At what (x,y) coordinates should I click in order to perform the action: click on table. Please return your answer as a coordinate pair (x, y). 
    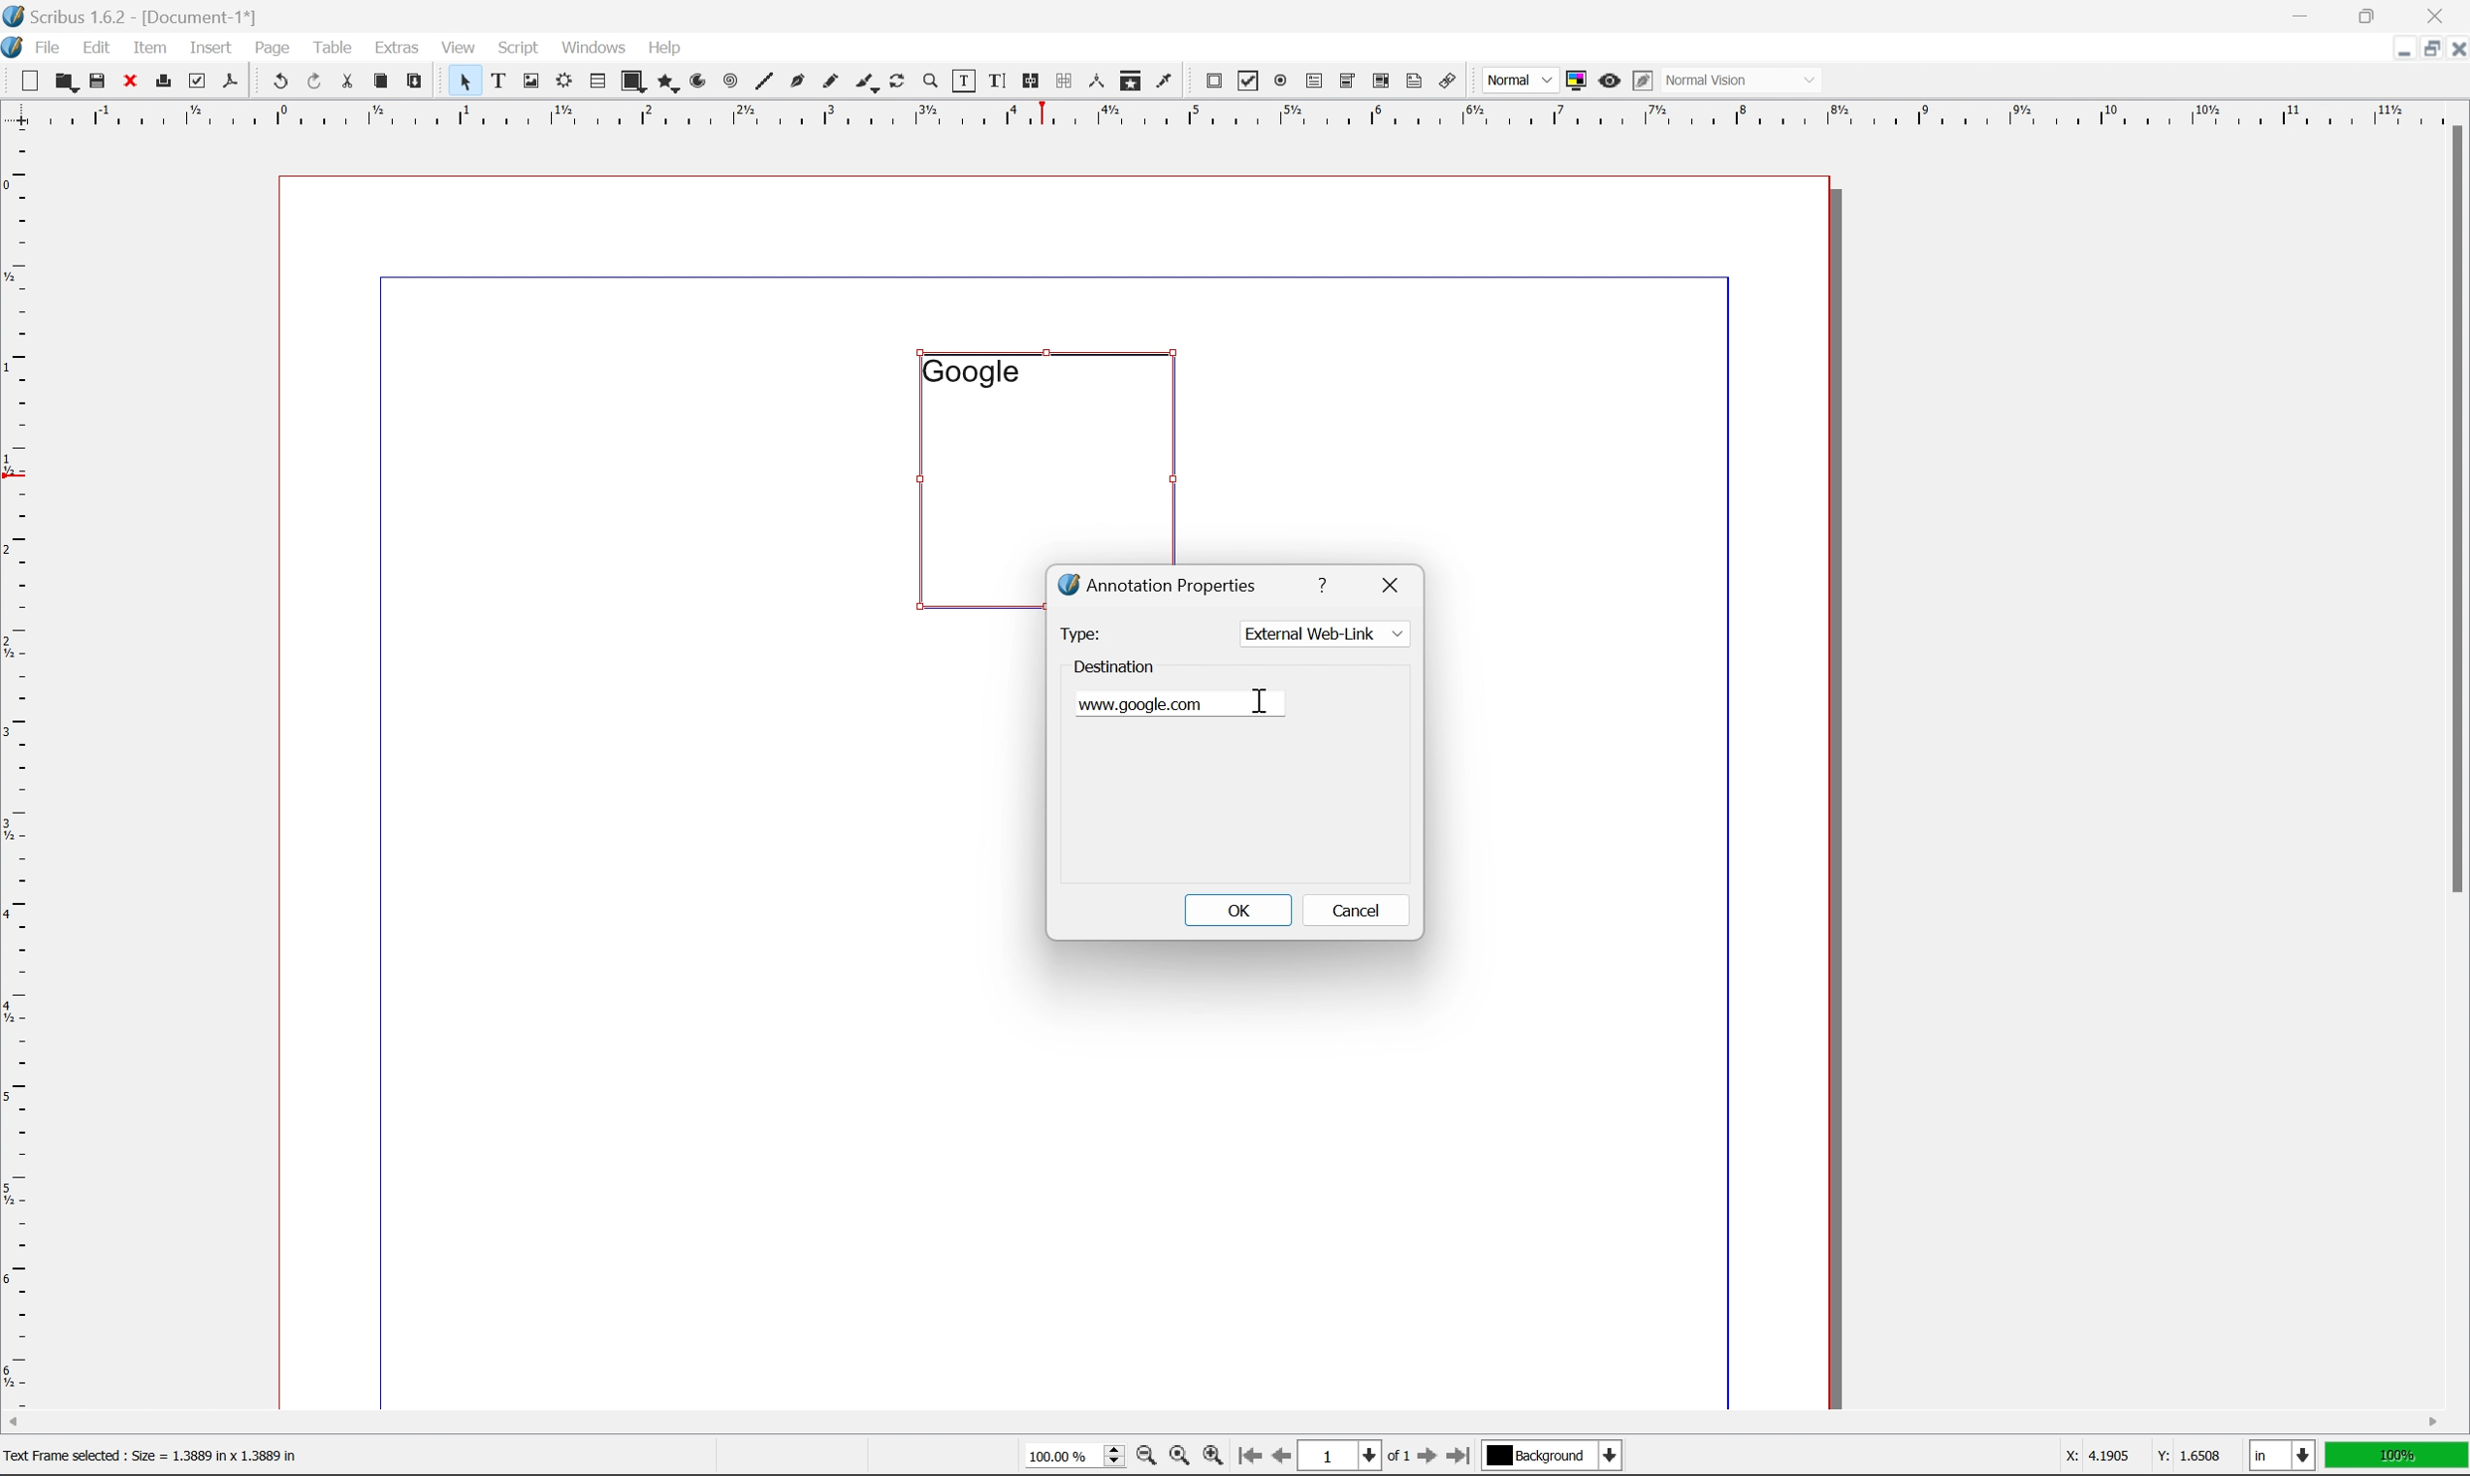
    Looking at the image, I should click on (333, 46).